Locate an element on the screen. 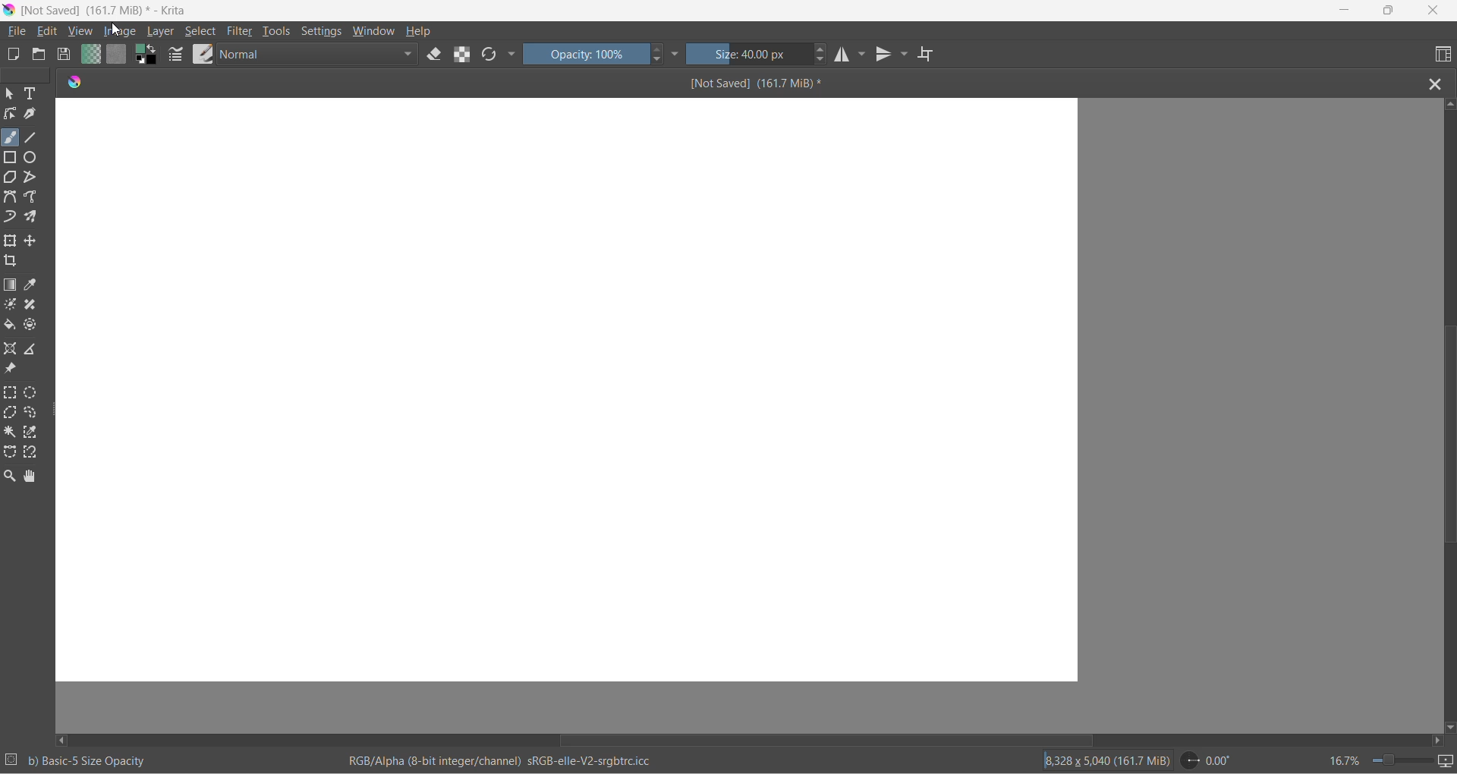 The image size is (1457, 774). measure the distance between two points is located at coordinates (35, 350).